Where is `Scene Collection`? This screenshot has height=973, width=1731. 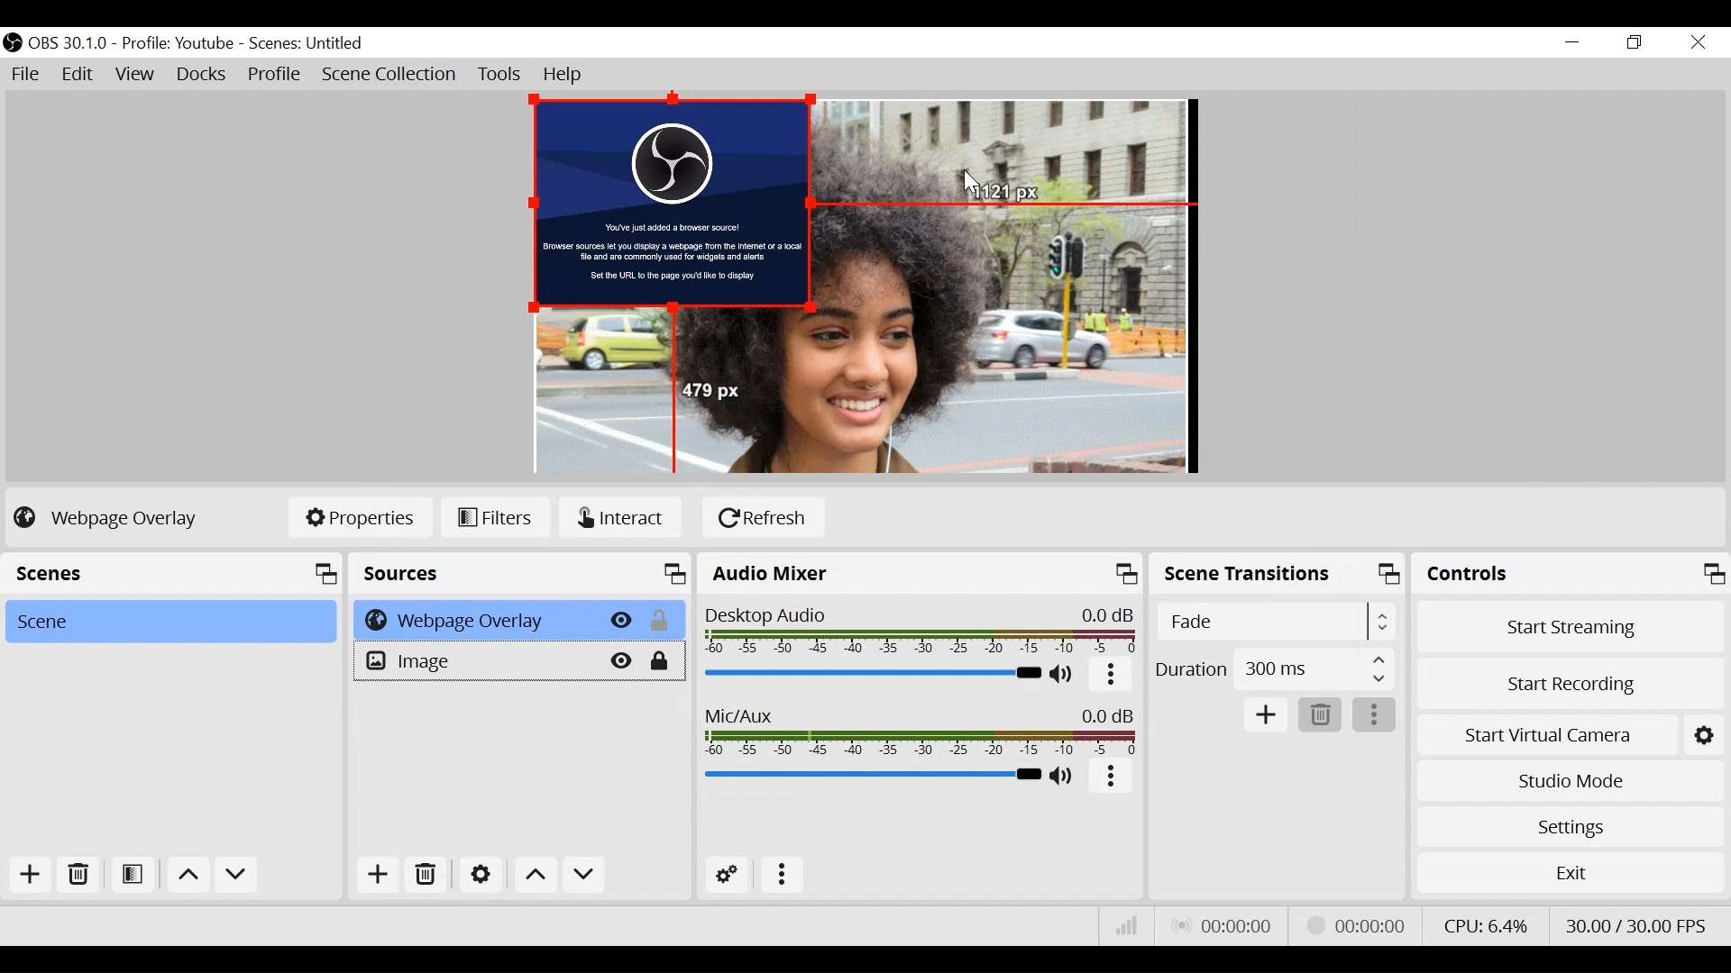
Scene Collection is located at coordinates (389, 77).